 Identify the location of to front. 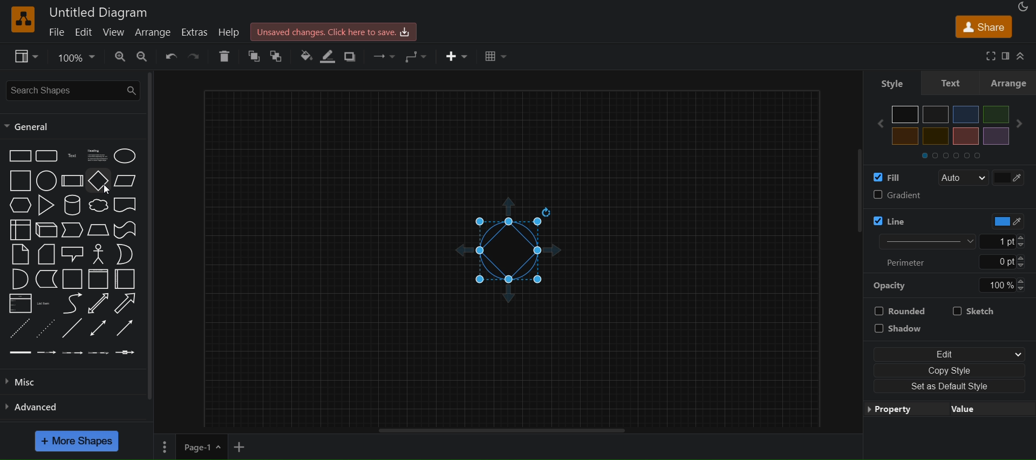
(254, 57).